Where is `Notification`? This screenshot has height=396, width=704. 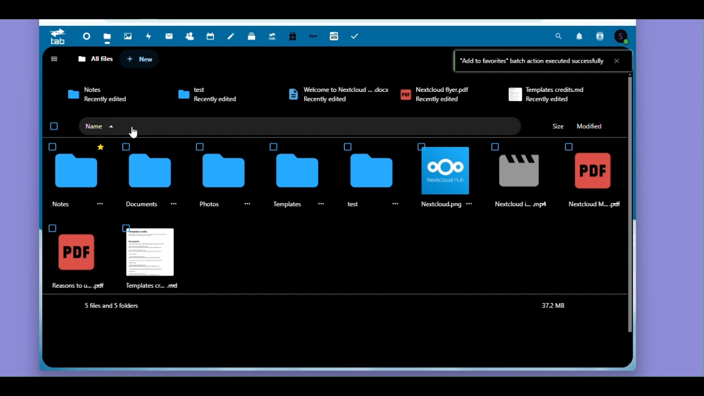
Notification is located at coordinates (578, 36).